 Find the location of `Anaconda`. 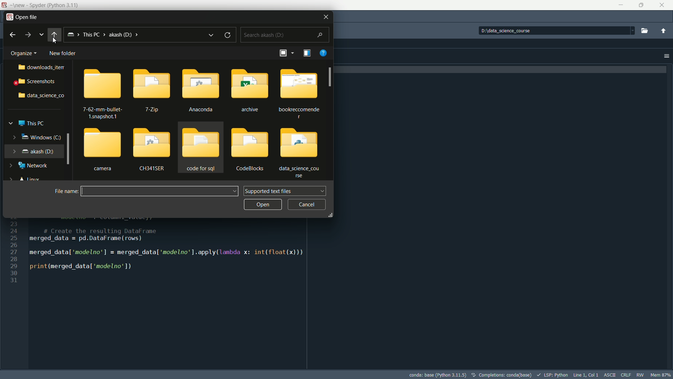

Anaconda is located at coordinates (202, 91).